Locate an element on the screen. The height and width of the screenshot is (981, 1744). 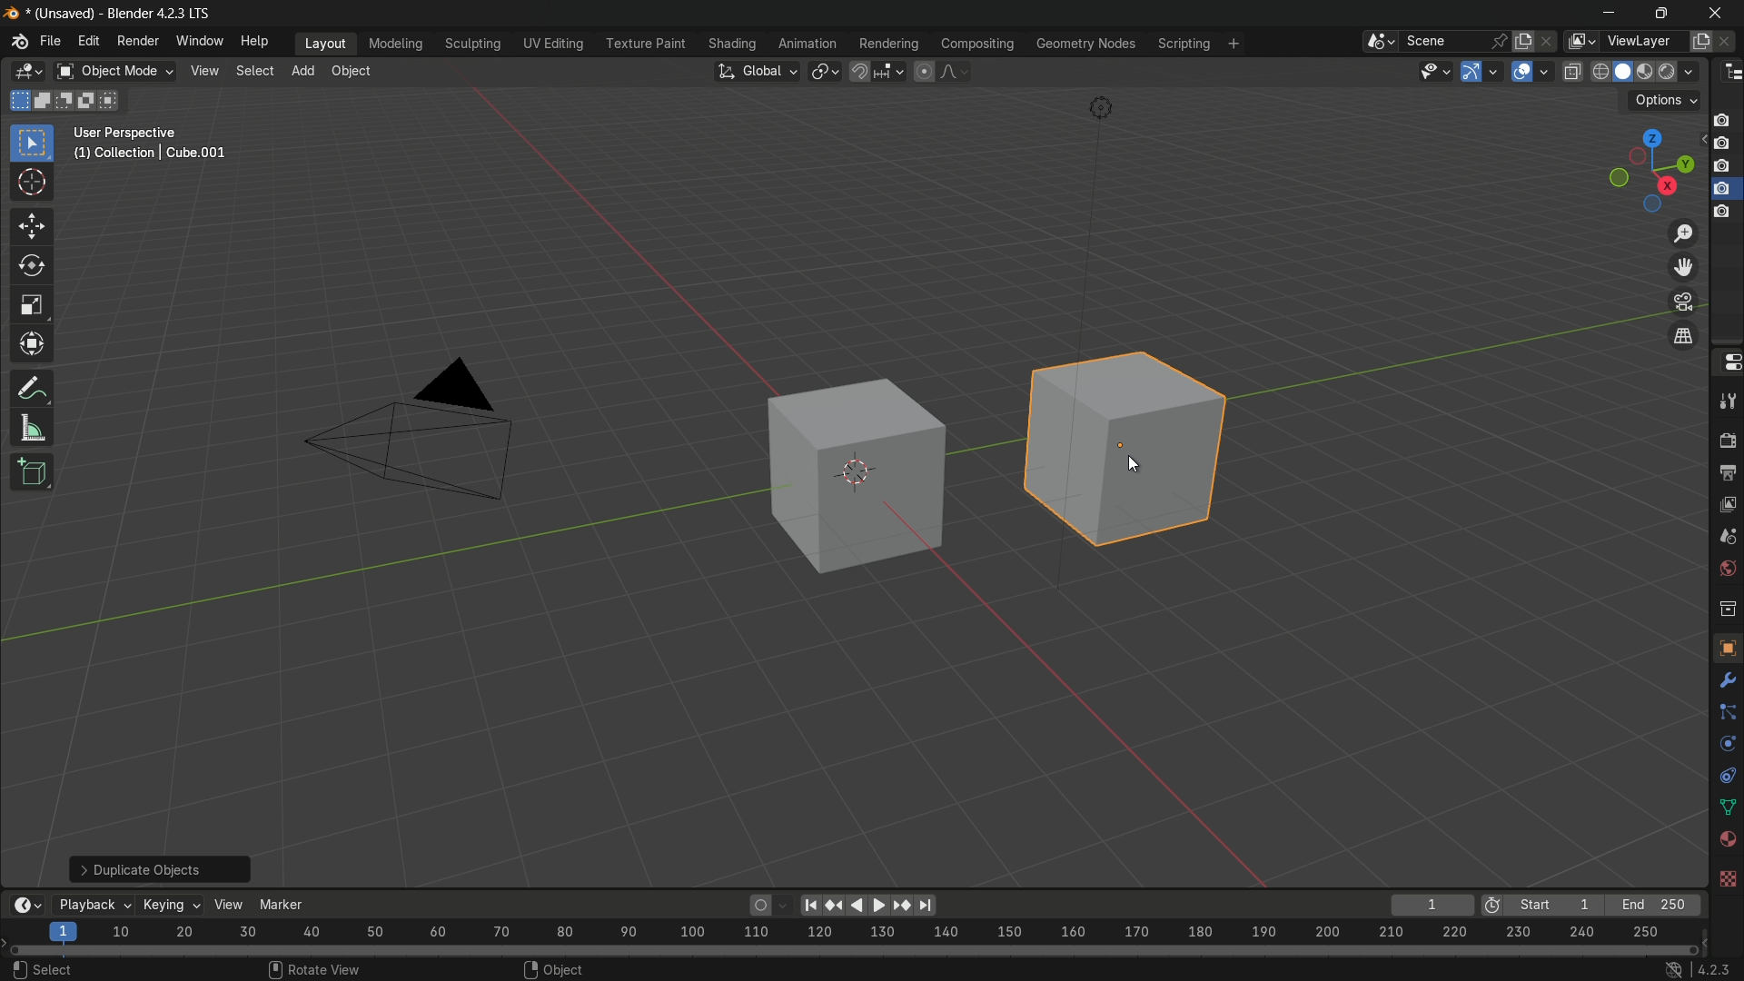
start timeline is located at coordinates (1554, 906).